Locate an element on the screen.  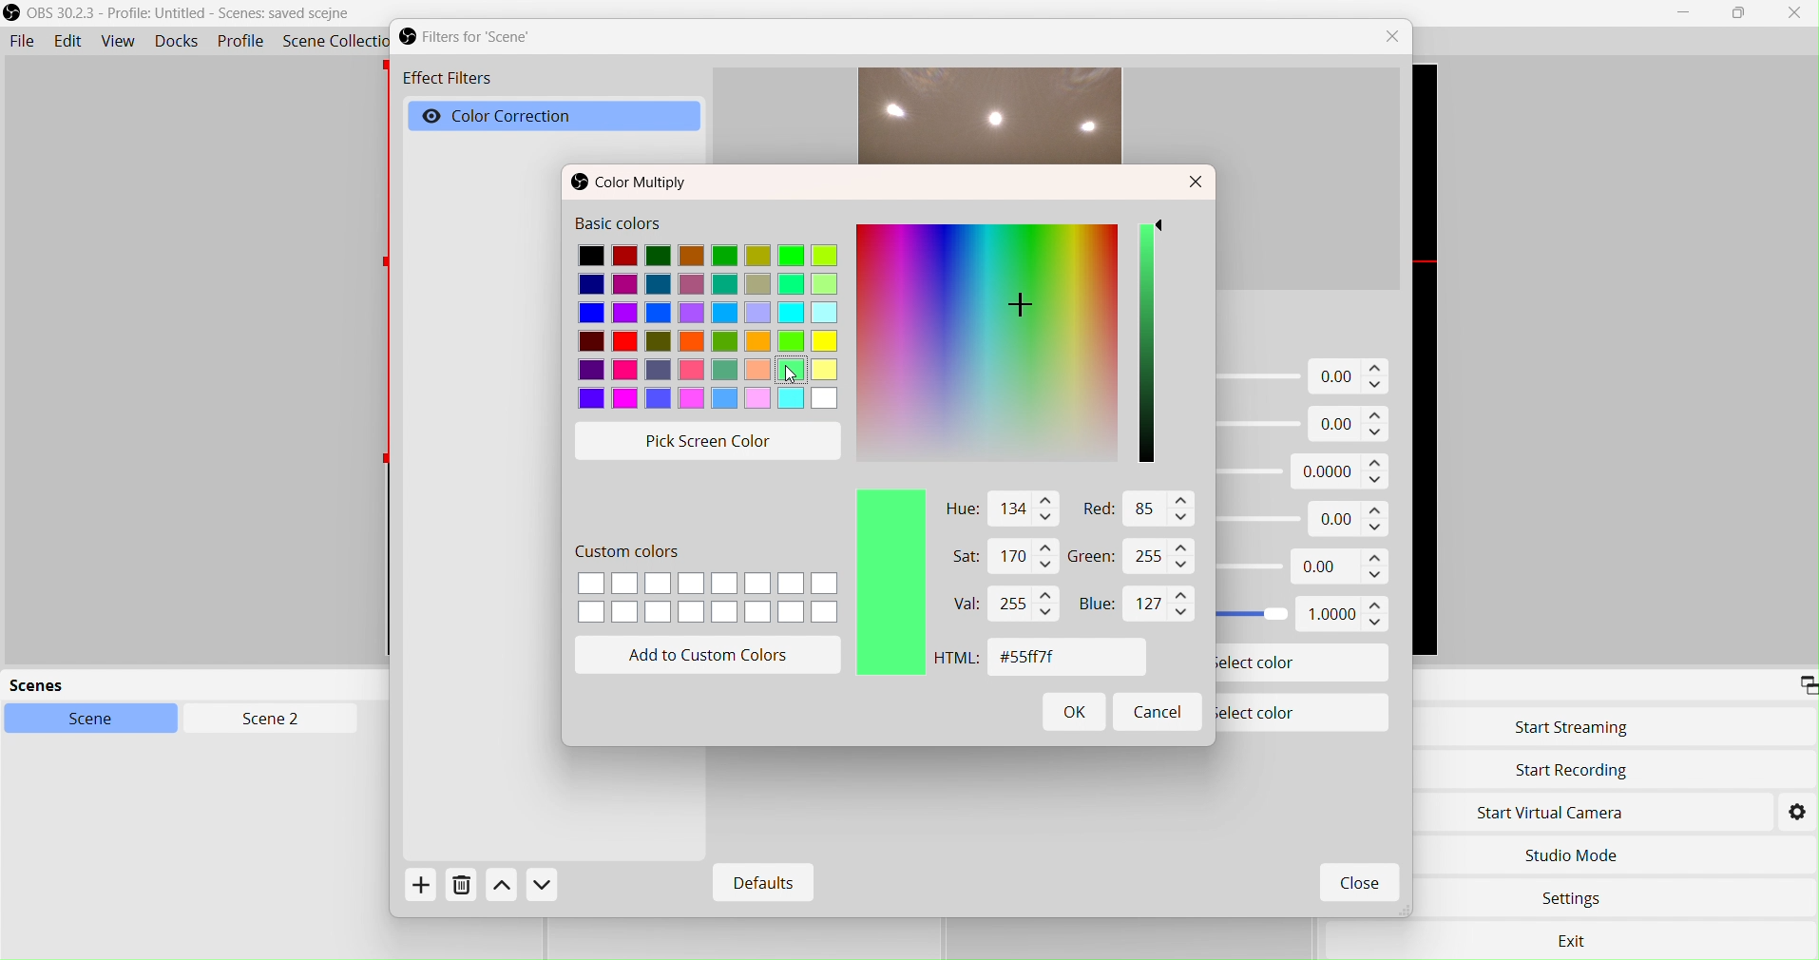
Scen2 is located at coordinates (267, 720).